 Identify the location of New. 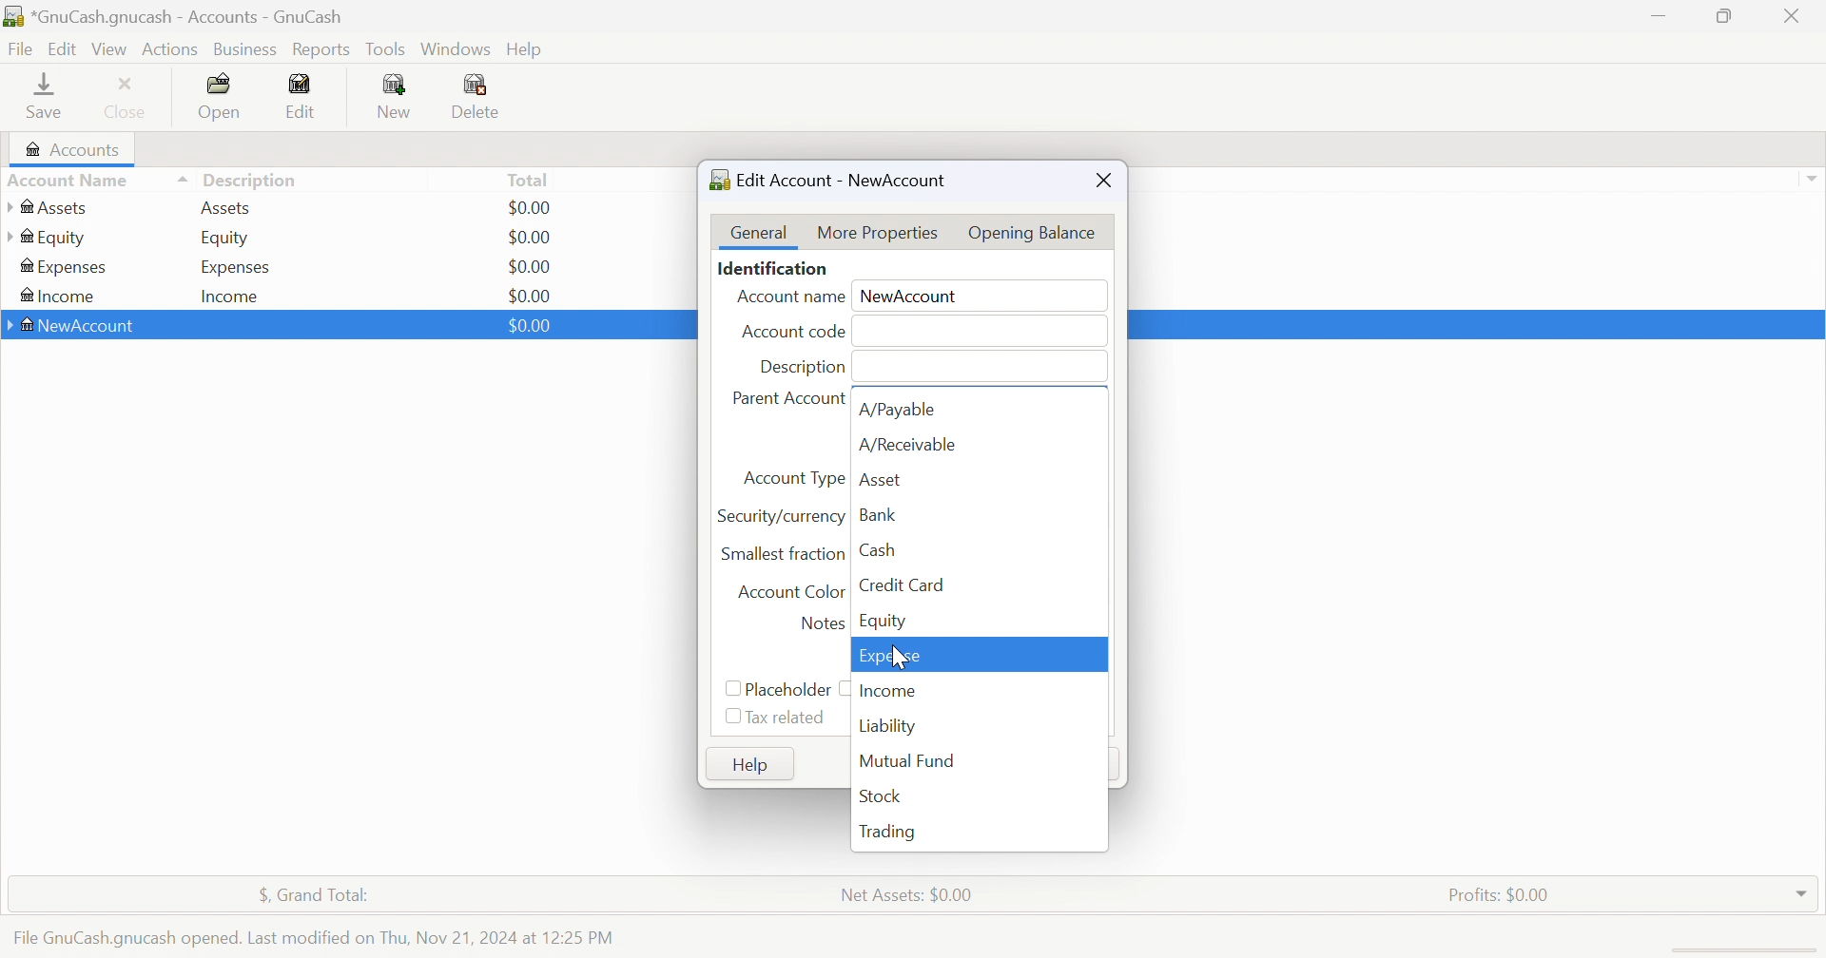
(393, 95).